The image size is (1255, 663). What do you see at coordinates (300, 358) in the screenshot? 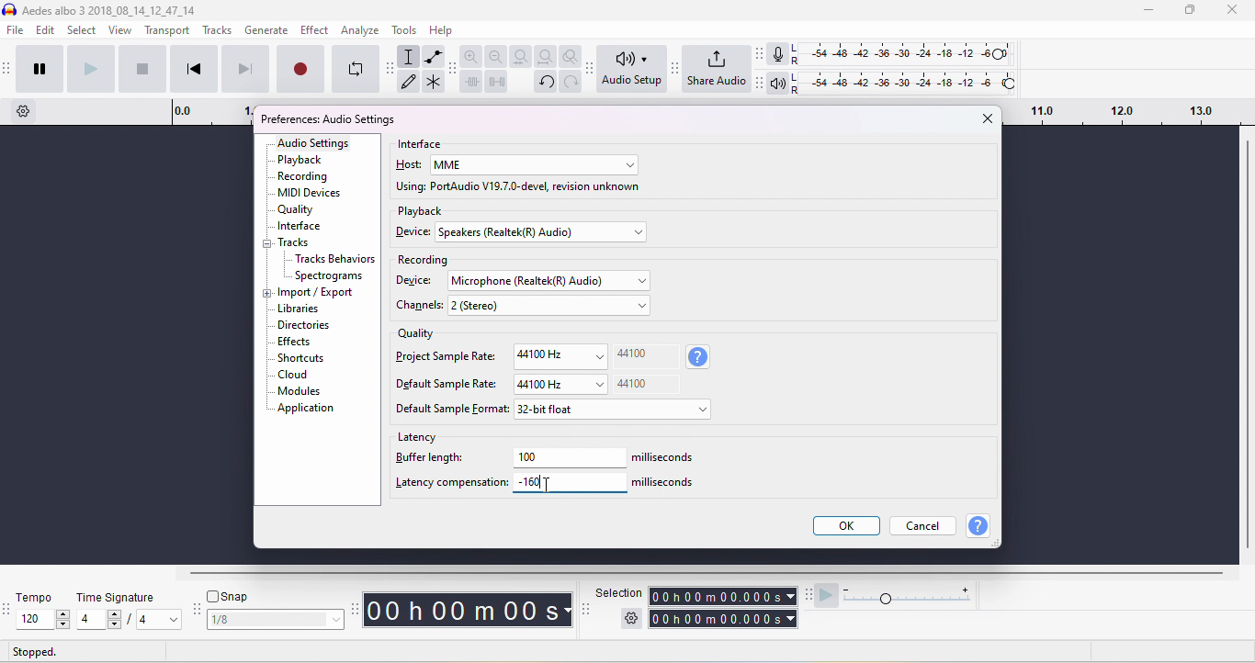
I see `shortcuts` at bounding box center [300, 358].